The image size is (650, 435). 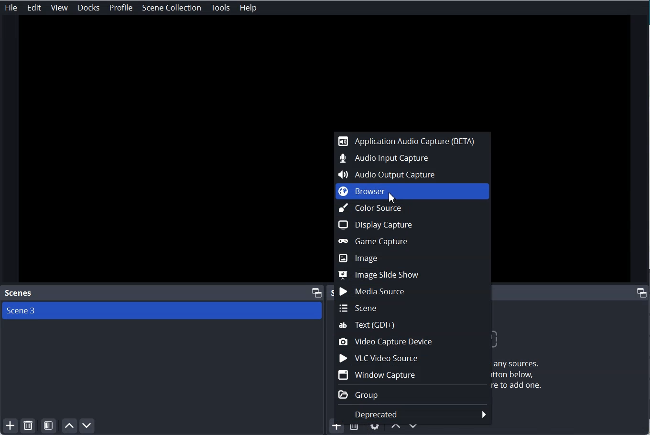 I want to click on Help, so click(x=248, y=8).